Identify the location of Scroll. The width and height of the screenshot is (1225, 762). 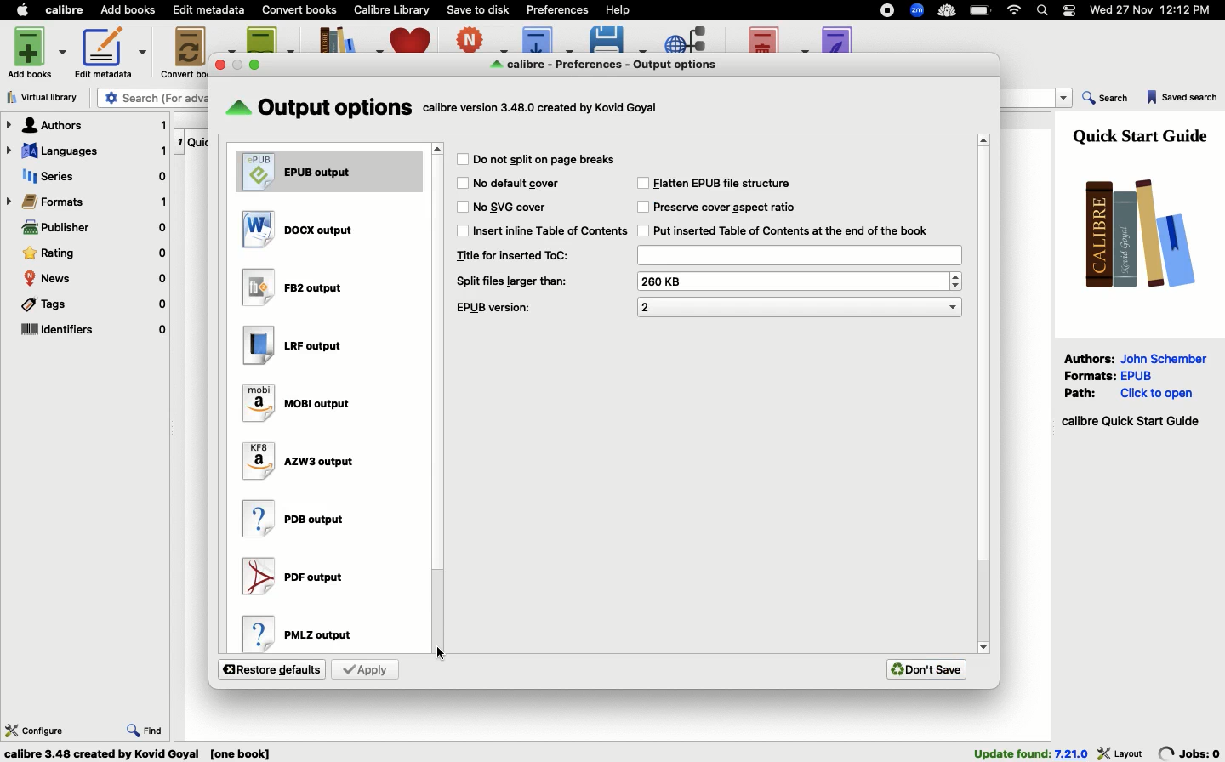
(436, 401).